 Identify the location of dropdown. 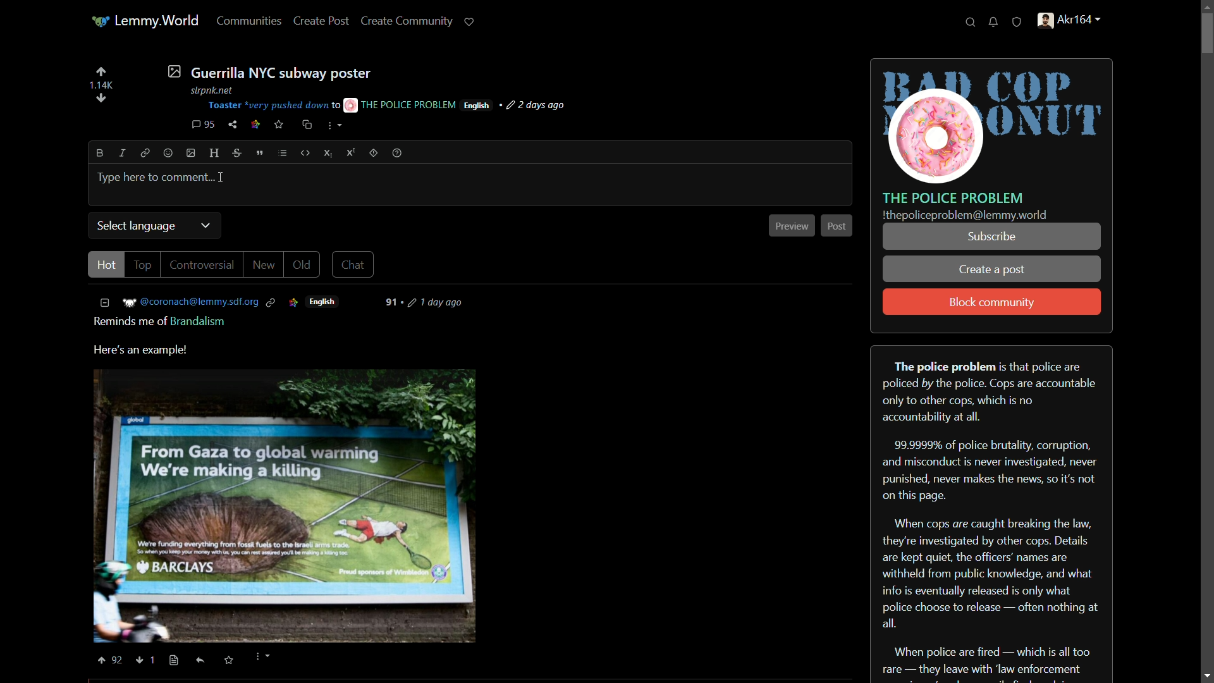
(205, 225).